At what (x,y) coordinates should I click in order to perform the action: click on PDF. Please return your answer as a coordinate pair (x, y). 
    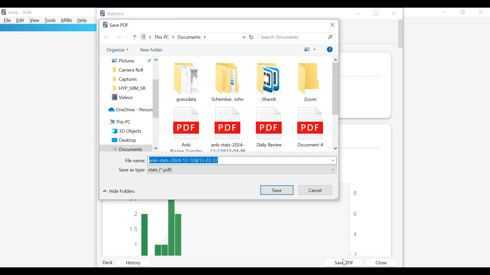
    Looking at the image, I should click on (185, 128).